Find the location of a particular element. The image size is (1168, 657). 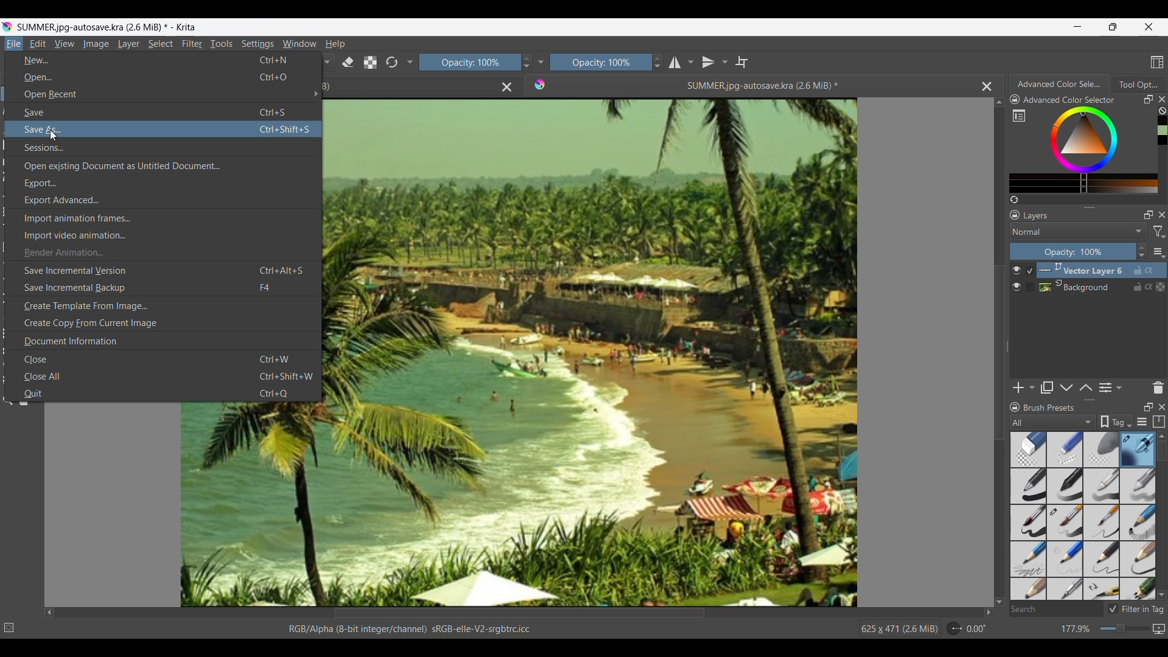

Layer is located at coordinates (128, 43).